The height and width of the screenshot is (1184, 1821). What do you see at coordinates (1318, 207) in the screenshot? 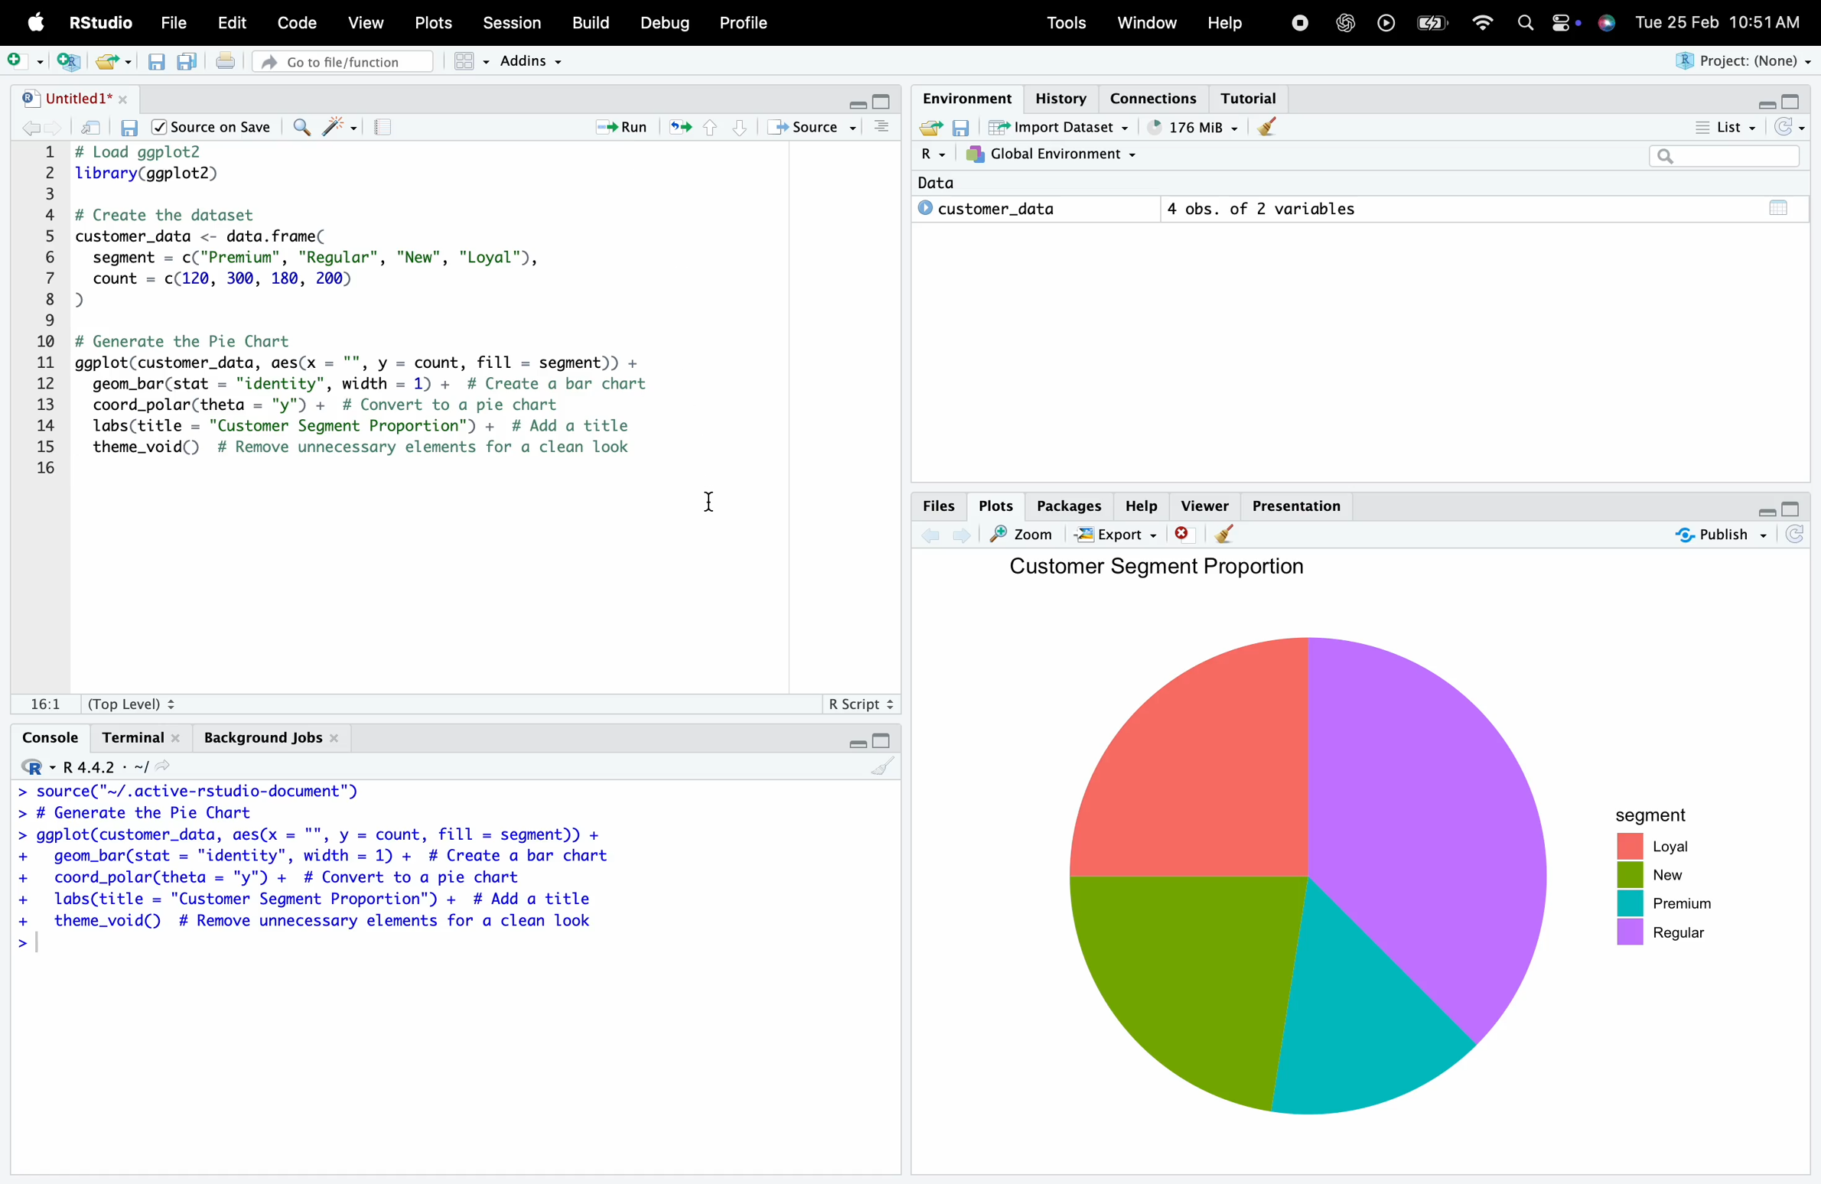
I see `4 obs. of 2 variables` at bounding box center [1318, 207].